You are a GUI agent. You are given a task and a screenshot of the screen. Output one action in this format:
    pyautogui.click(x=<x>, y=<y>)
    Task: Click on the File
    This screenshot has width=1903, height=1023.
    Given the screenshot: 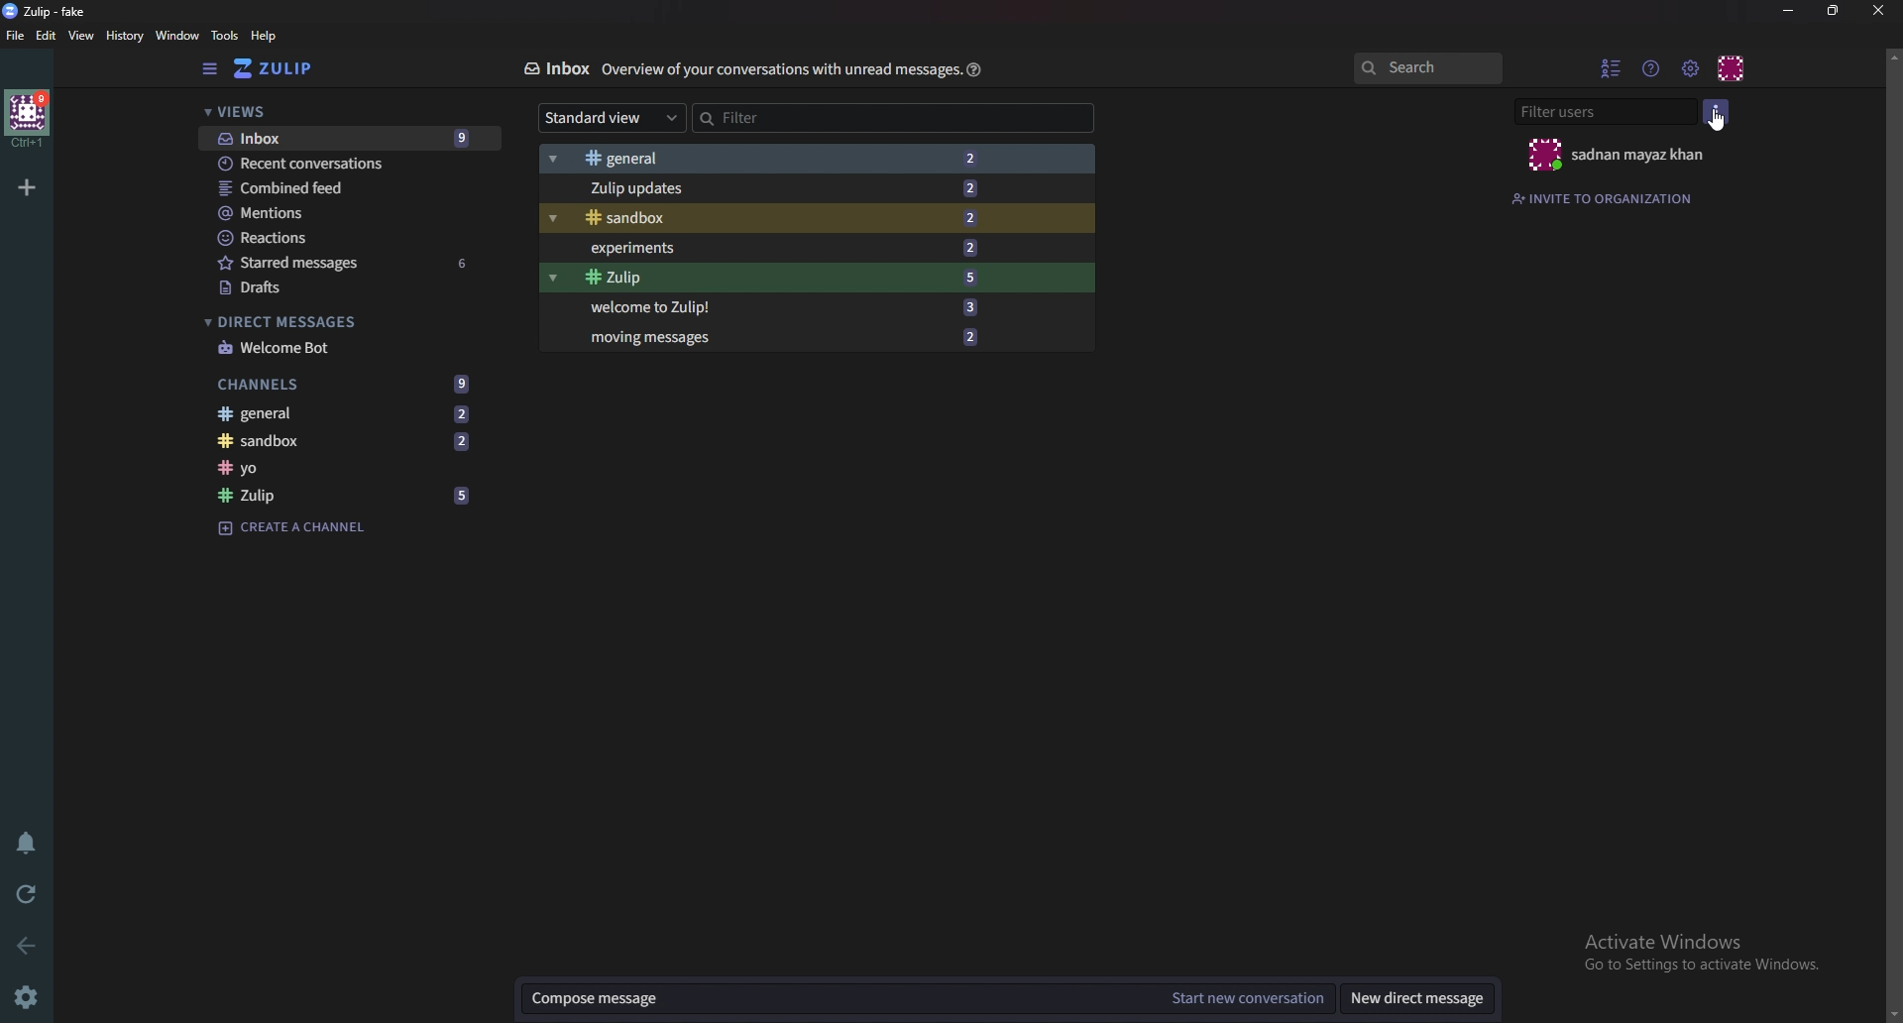 What is the action you would take?
    pyautogui.click(x=17, y=35)
    